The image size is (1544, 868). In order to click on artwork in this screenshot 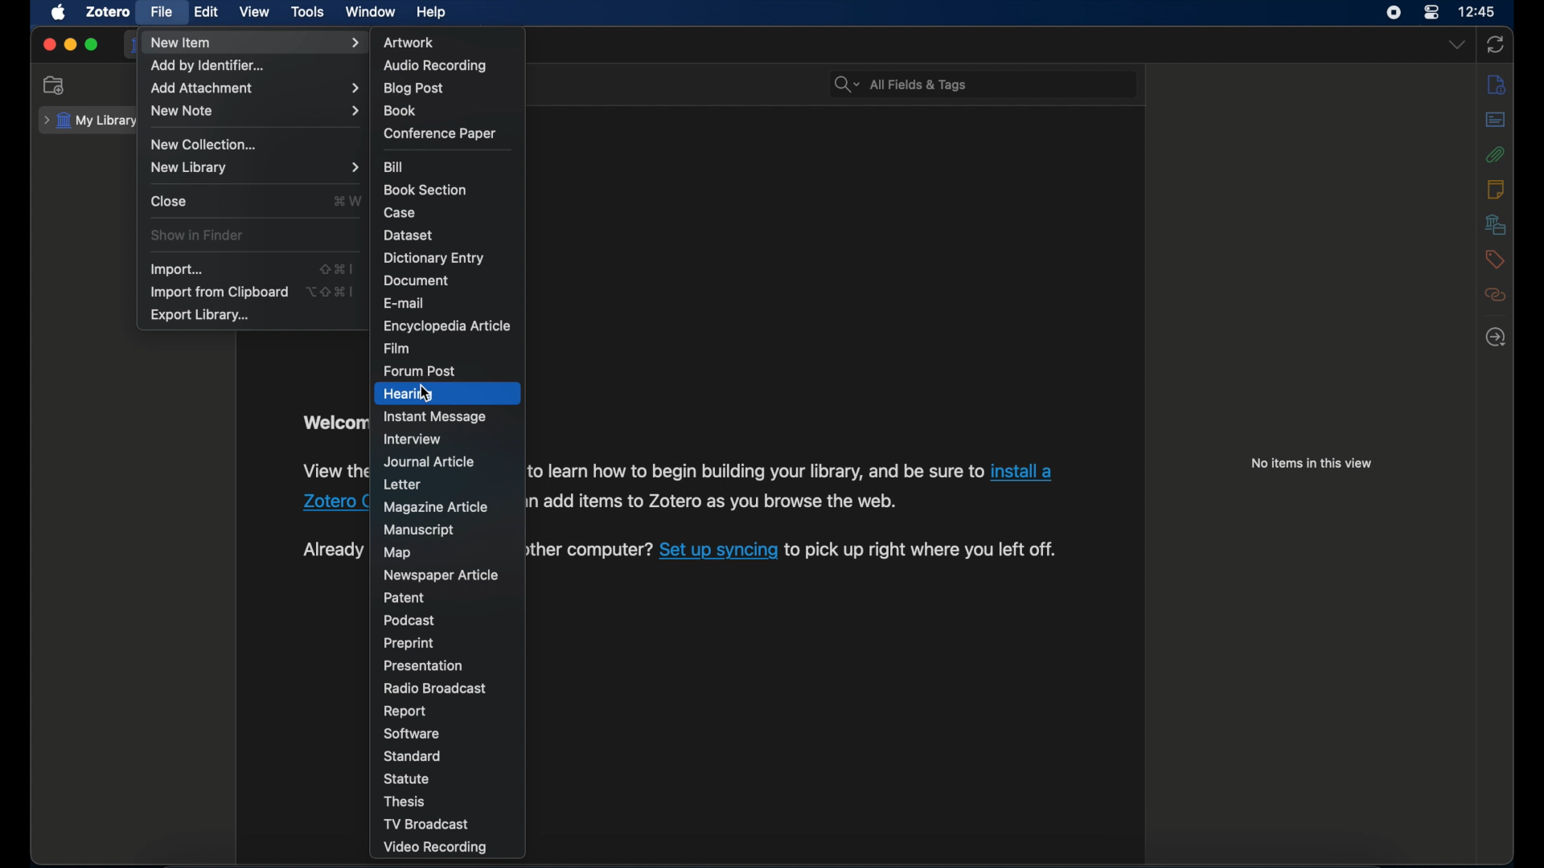, I will do `click(409, 43)`.